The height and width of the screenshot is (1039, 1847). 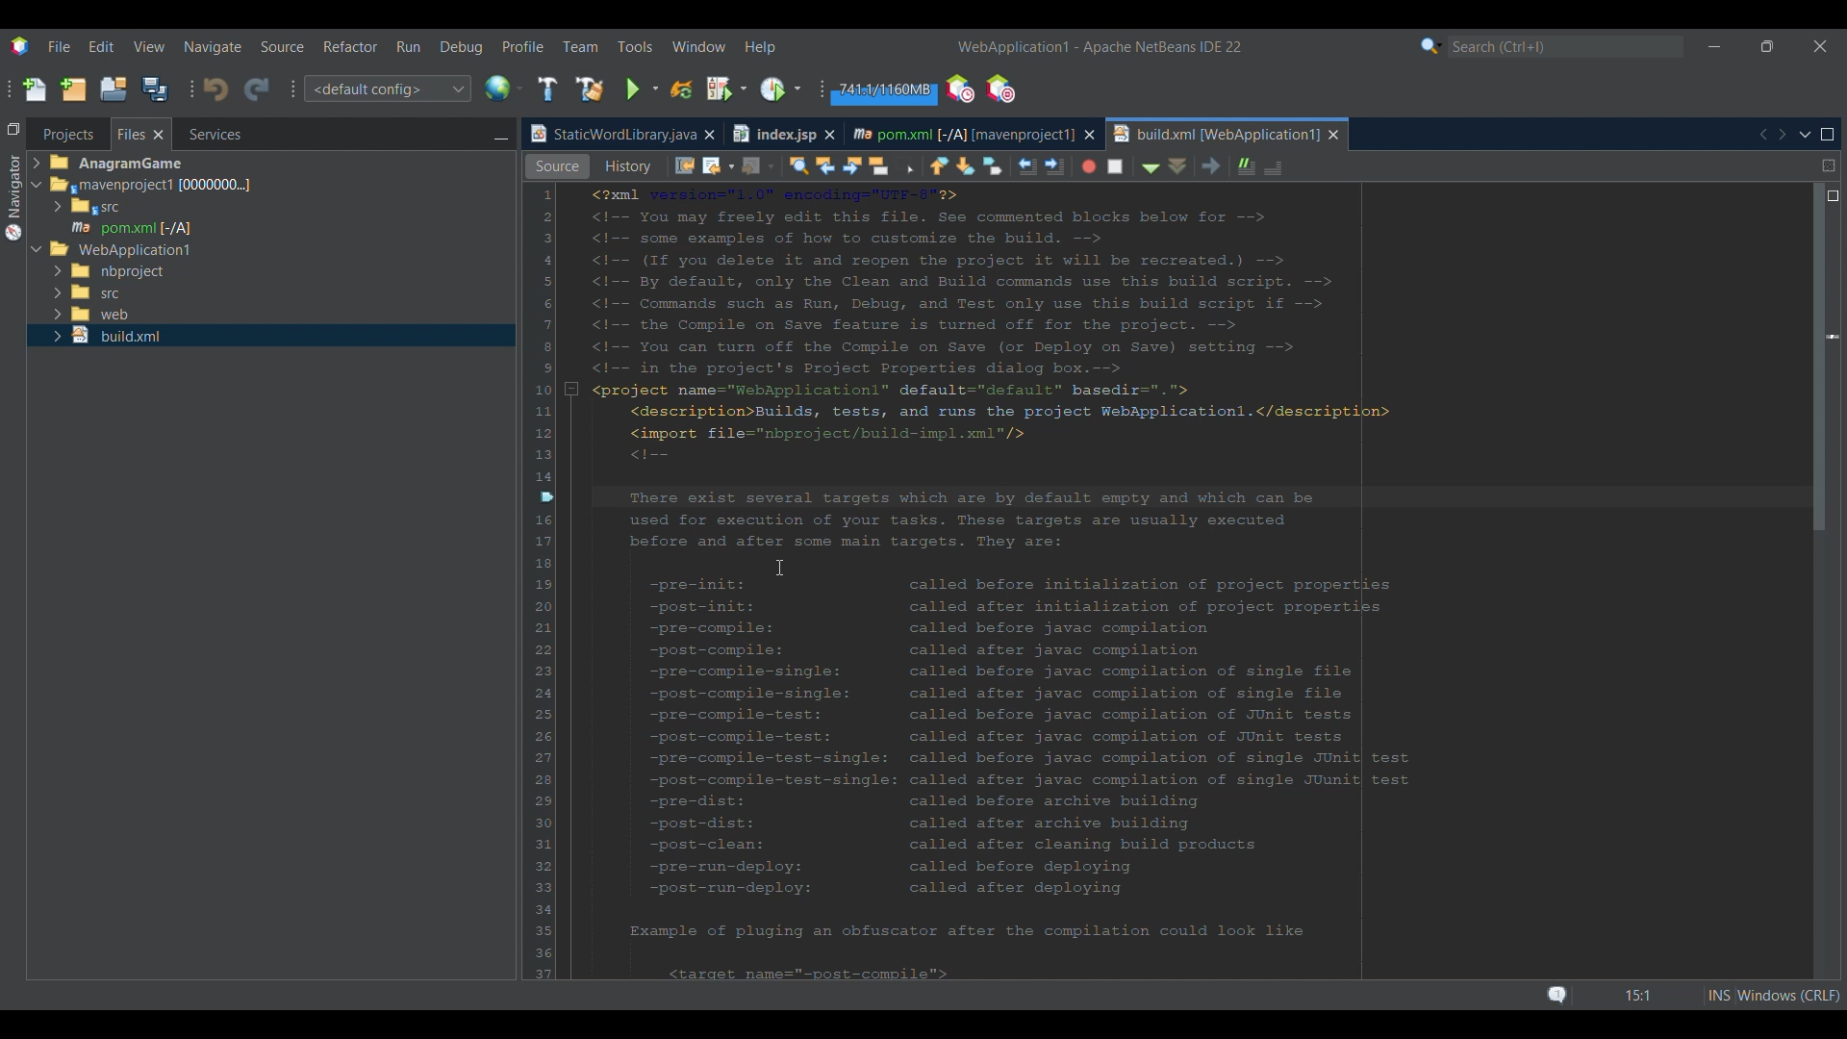 I want to click on Position changed, so click(x=1834, y=338).